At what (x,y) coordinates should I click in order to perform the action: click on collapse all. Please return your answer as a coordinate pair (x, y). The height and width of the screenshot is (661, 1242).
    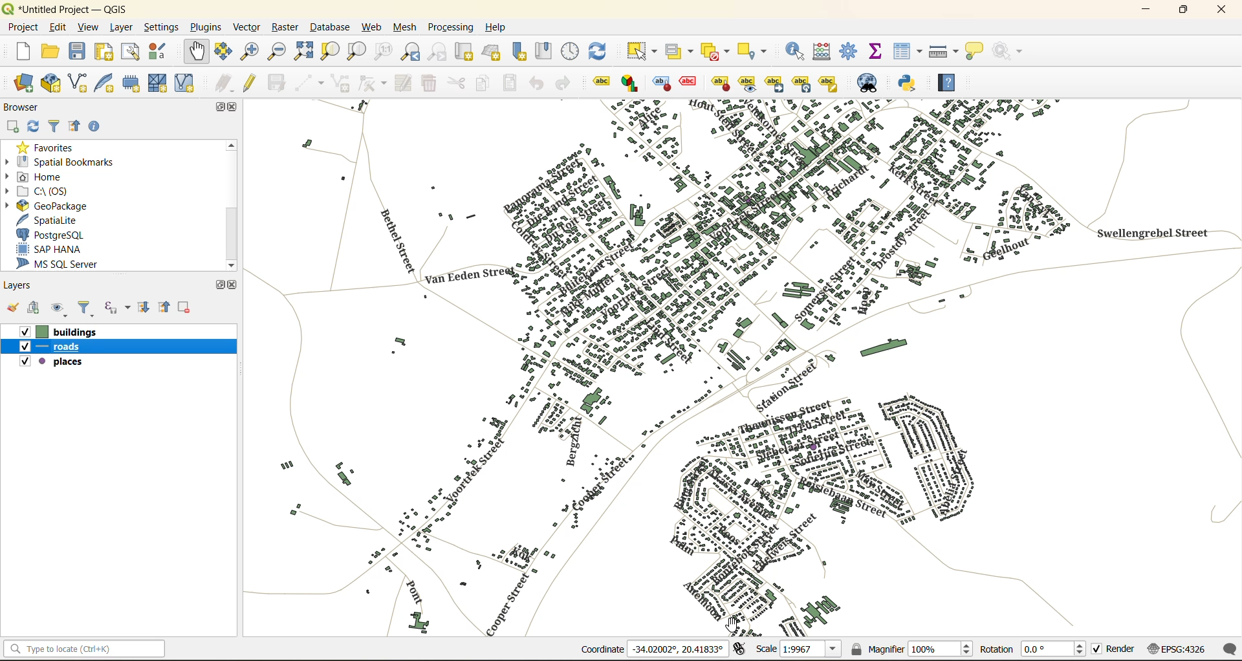
    Looking at the image, I should click on (166, 309).